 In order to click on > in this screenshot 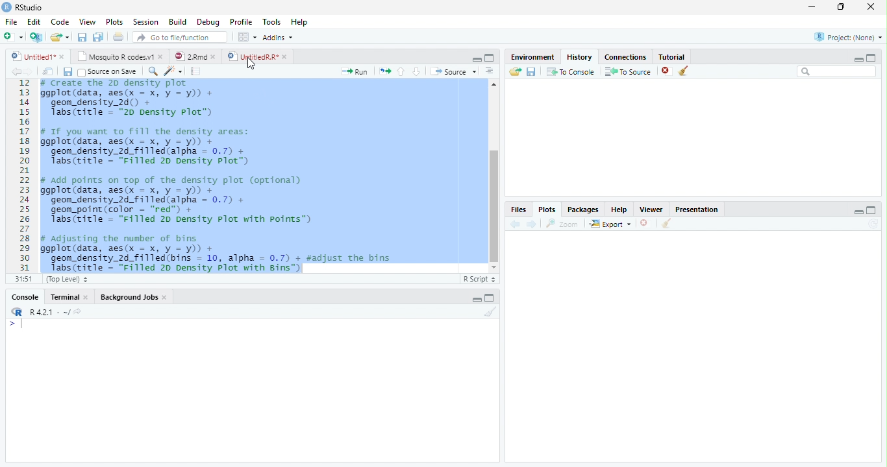, I will do `click(16, 324)`.